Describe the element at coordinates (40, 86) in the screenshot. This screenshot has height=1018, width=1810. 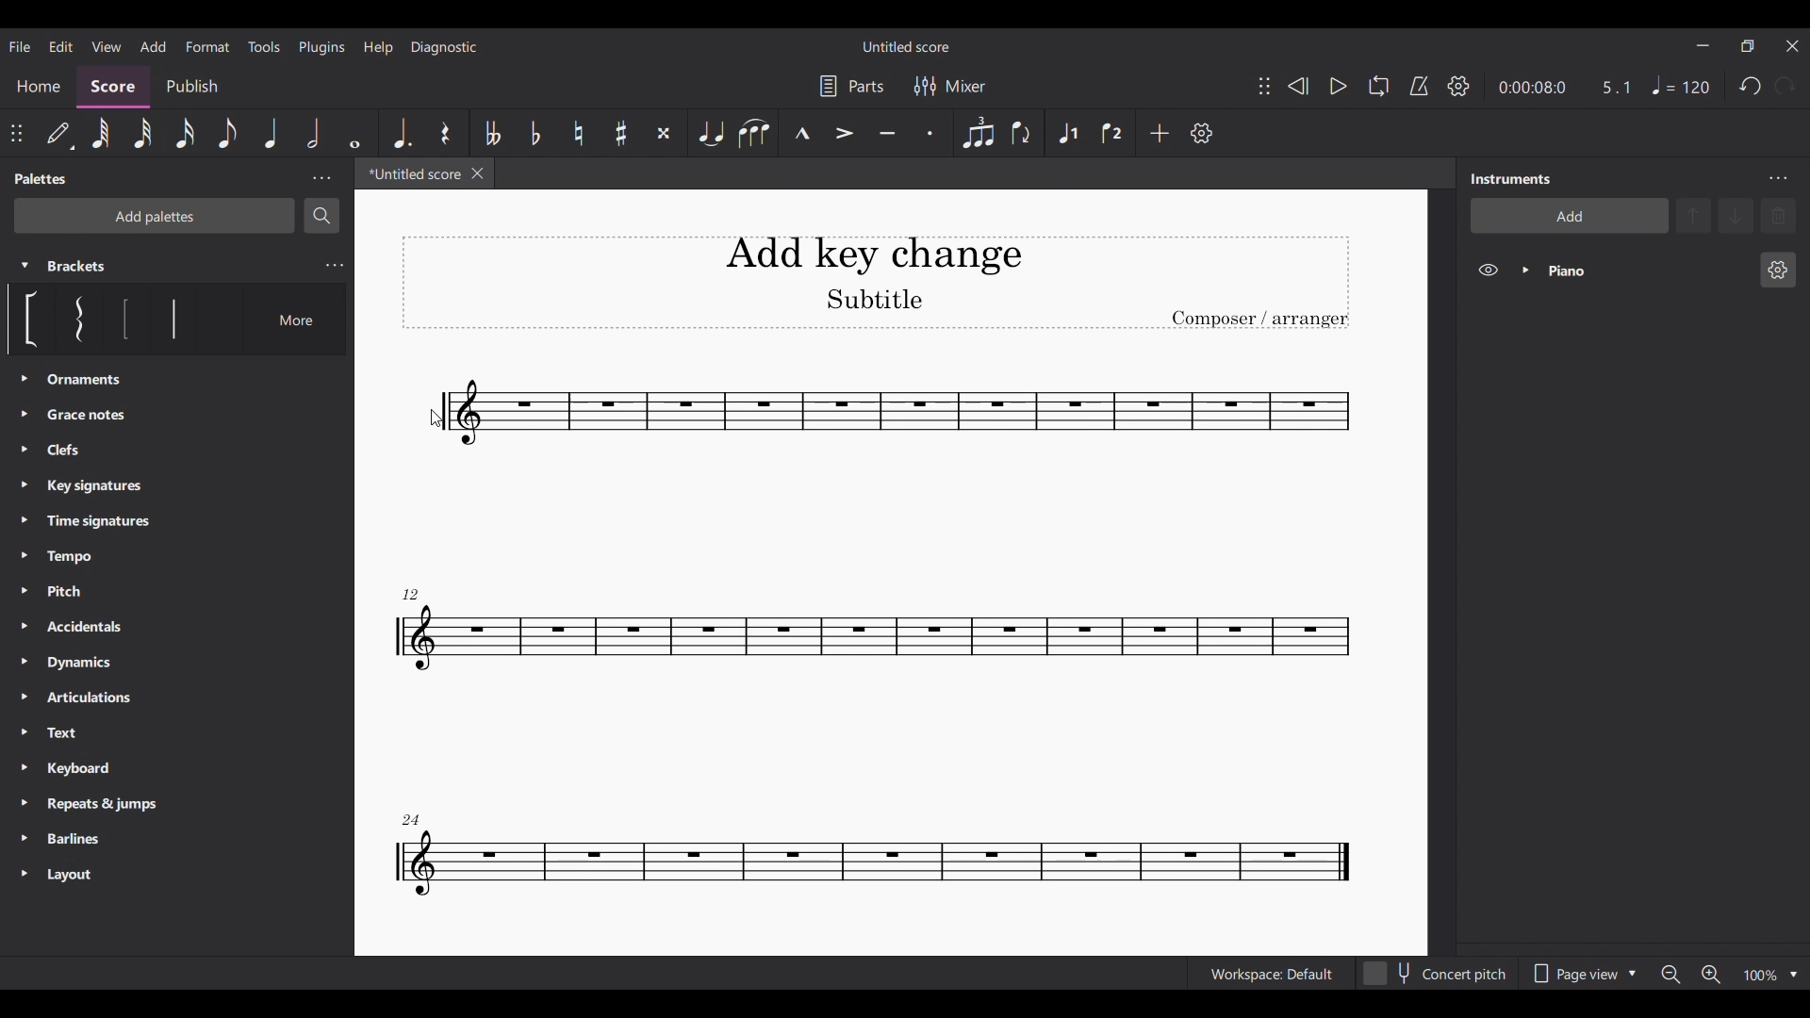
I see `Home section` at that location.